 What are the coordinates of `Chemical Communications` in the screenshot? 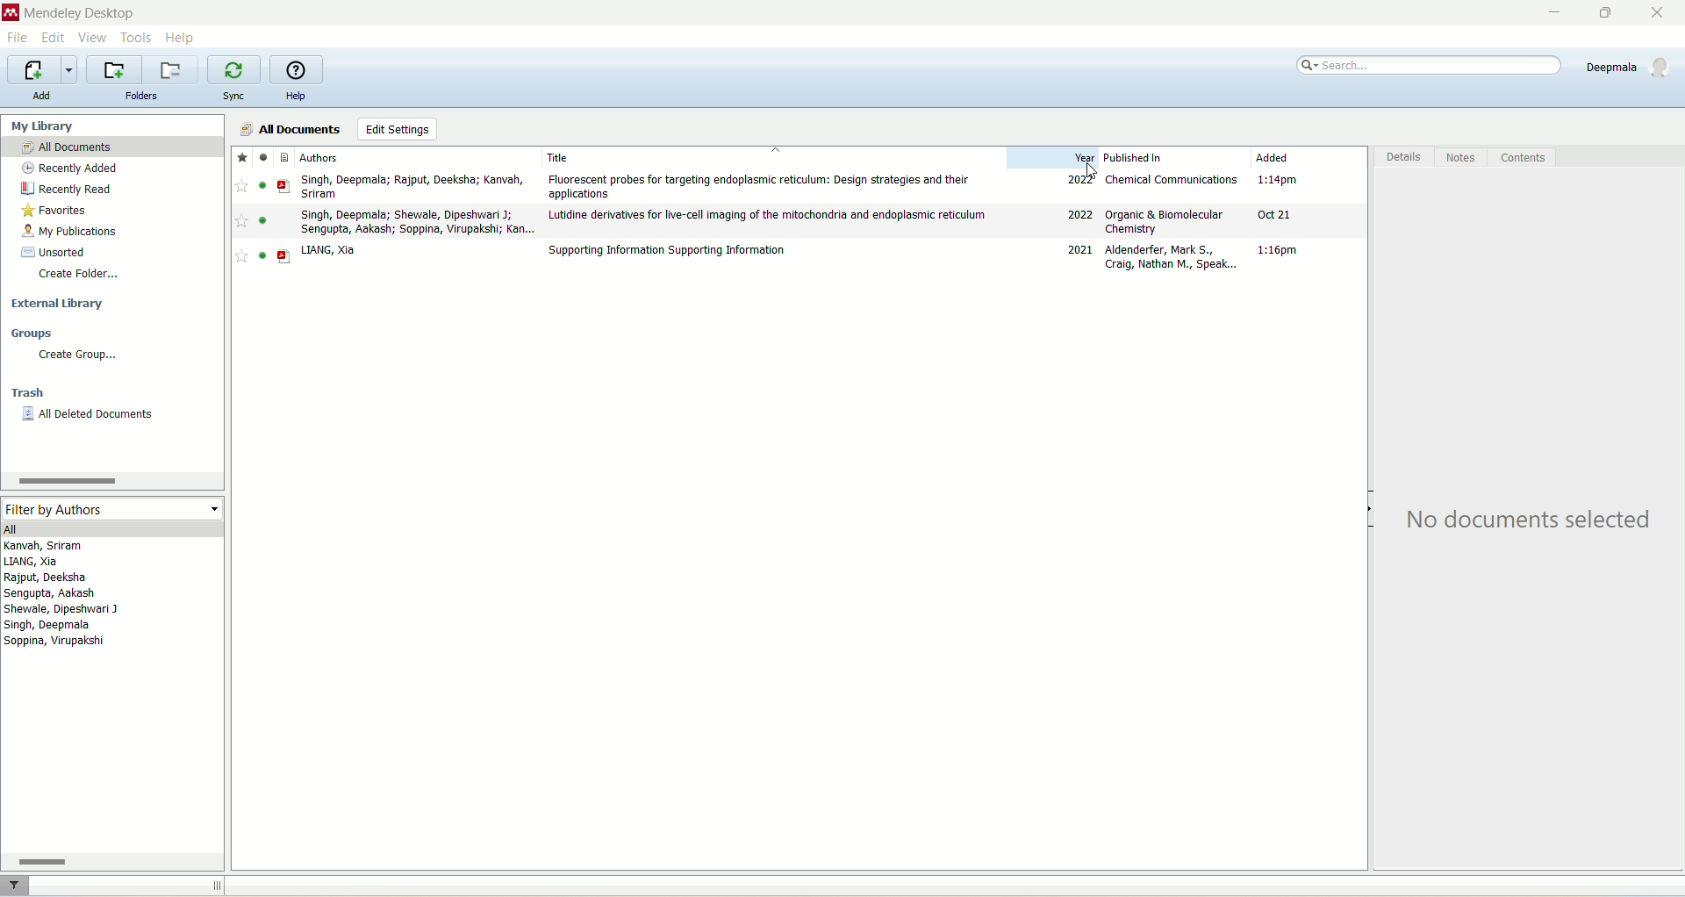 It's located at (1177, 182).